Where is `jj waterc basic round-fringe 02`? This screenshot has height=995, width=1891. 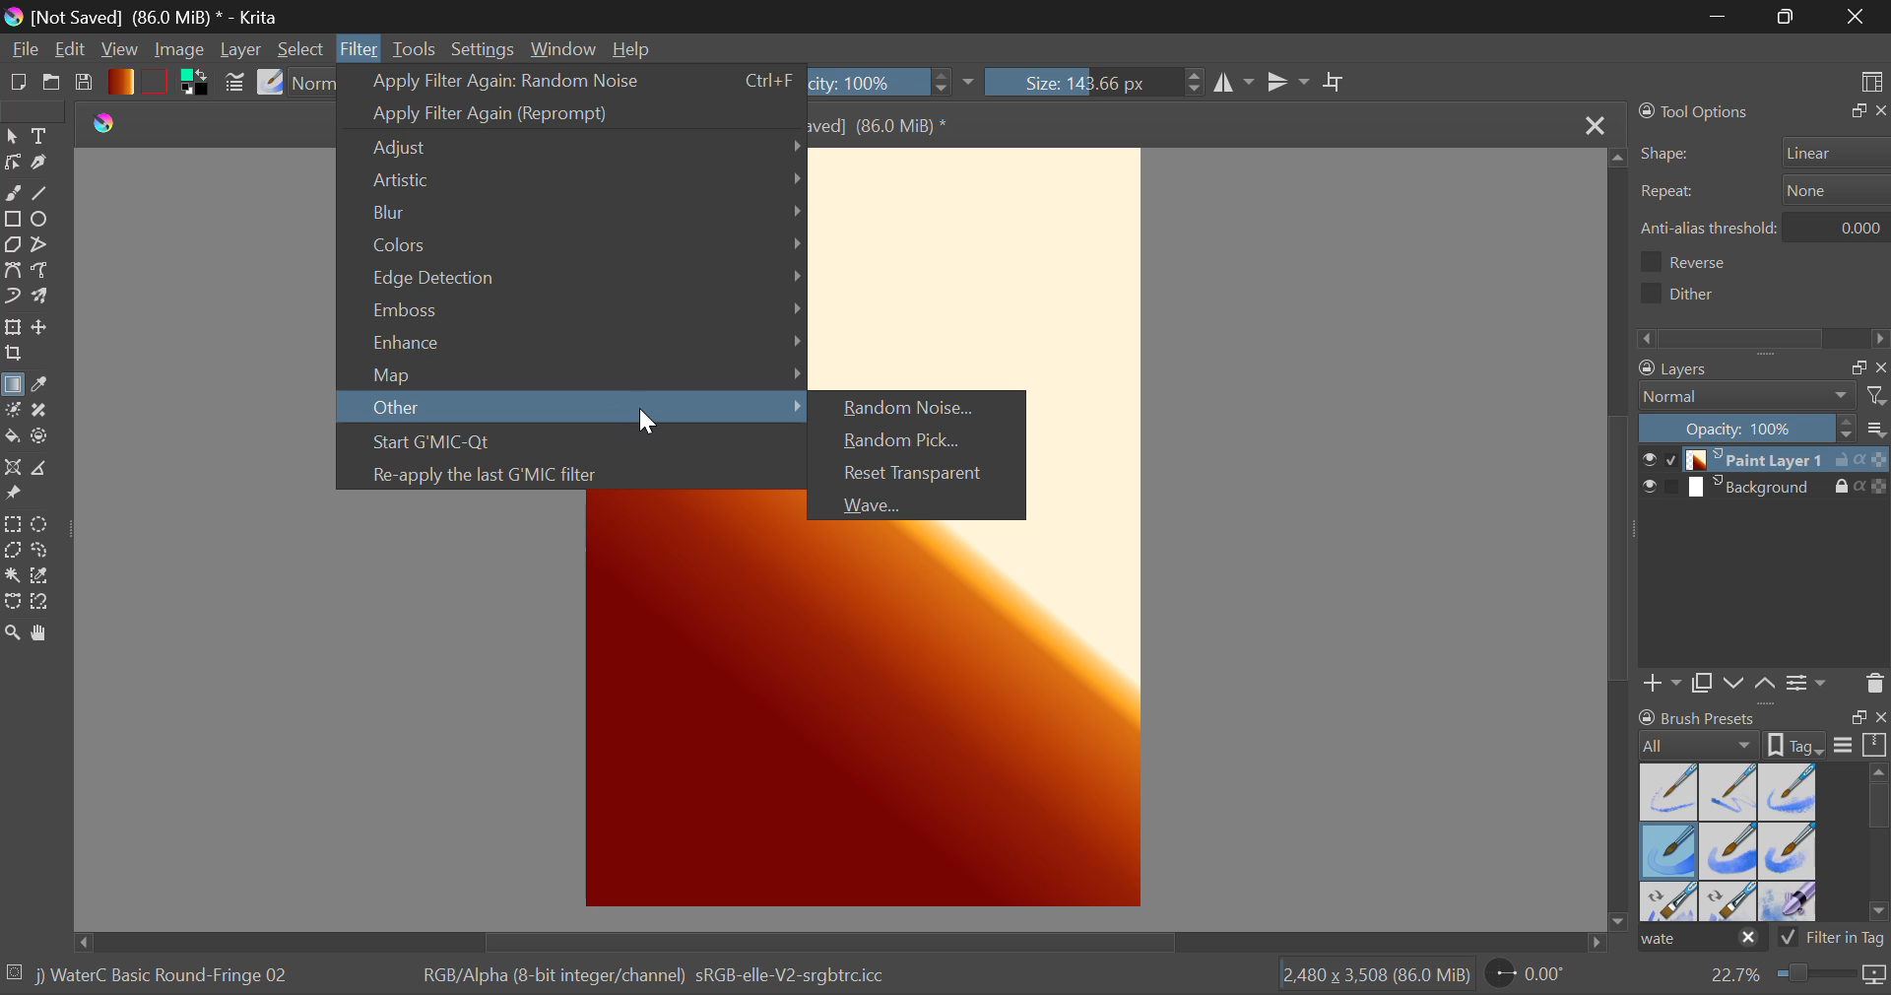 jj waterc basic round-fringe 02 is located at coordinates (164, 979).